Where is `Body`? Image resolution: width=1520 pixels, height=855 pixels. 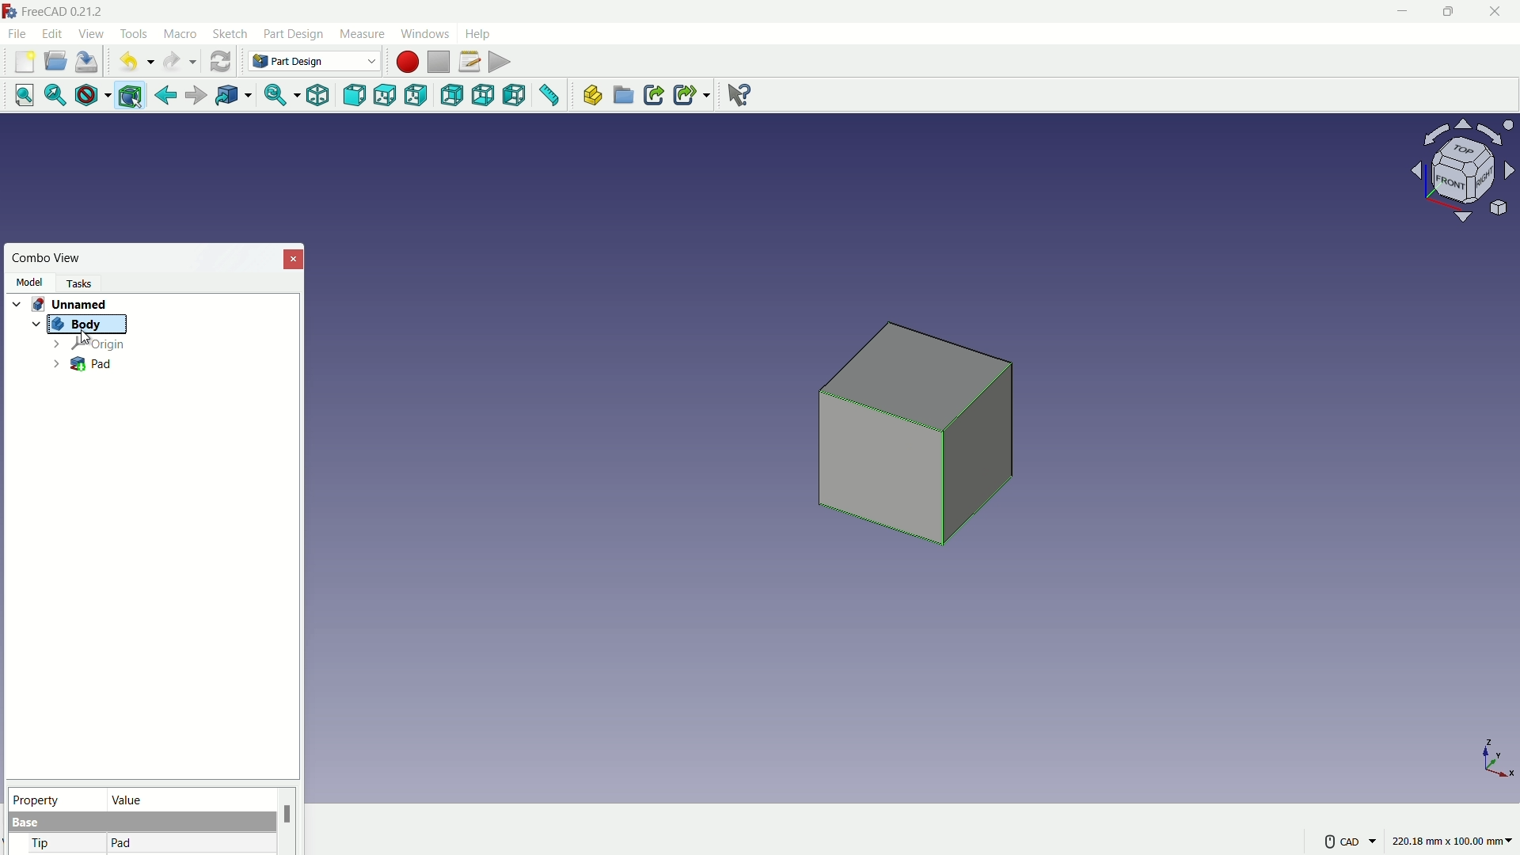 Body is located at coordinates (83, 325).